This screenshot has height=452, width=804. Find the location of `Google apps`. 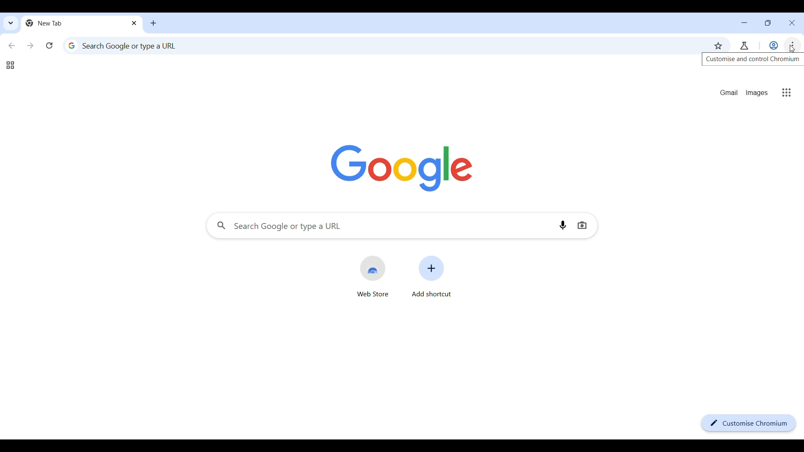

Google apps is located at coordinates (786, 92).